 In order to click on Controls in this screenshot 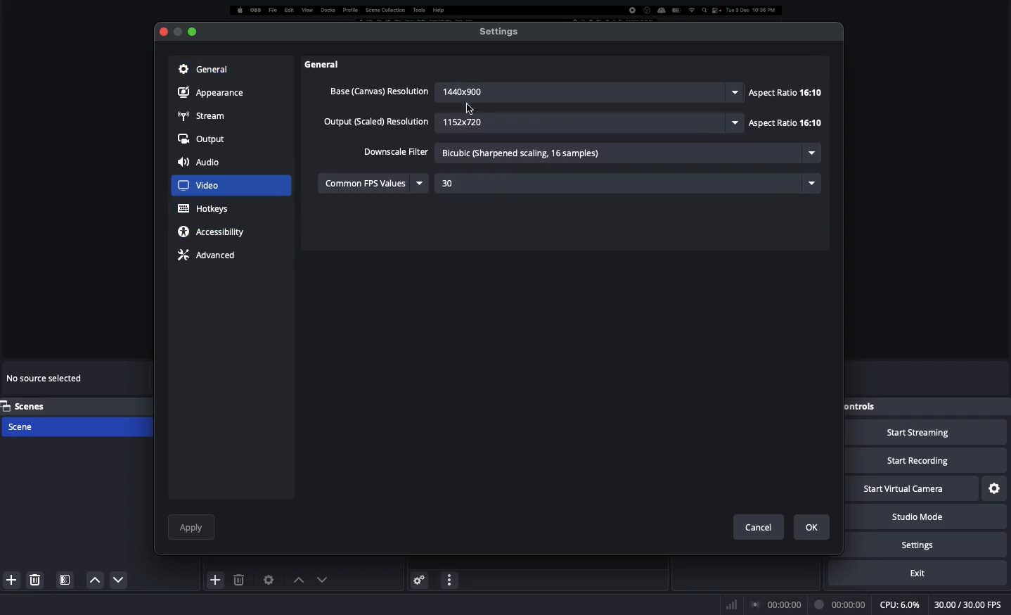, I will do `click(863, 406)`.